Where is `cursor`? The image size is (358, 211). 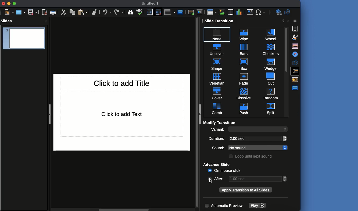
cursor is located at coordinates (212, 181).